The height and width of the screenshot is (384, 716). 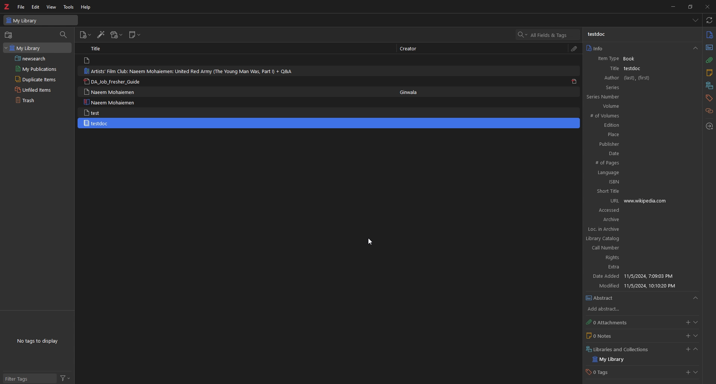 What do you see at coordinates (639, 229) in the screenshot?
I see `Loc. in archive` at bounding box center [639, 229].